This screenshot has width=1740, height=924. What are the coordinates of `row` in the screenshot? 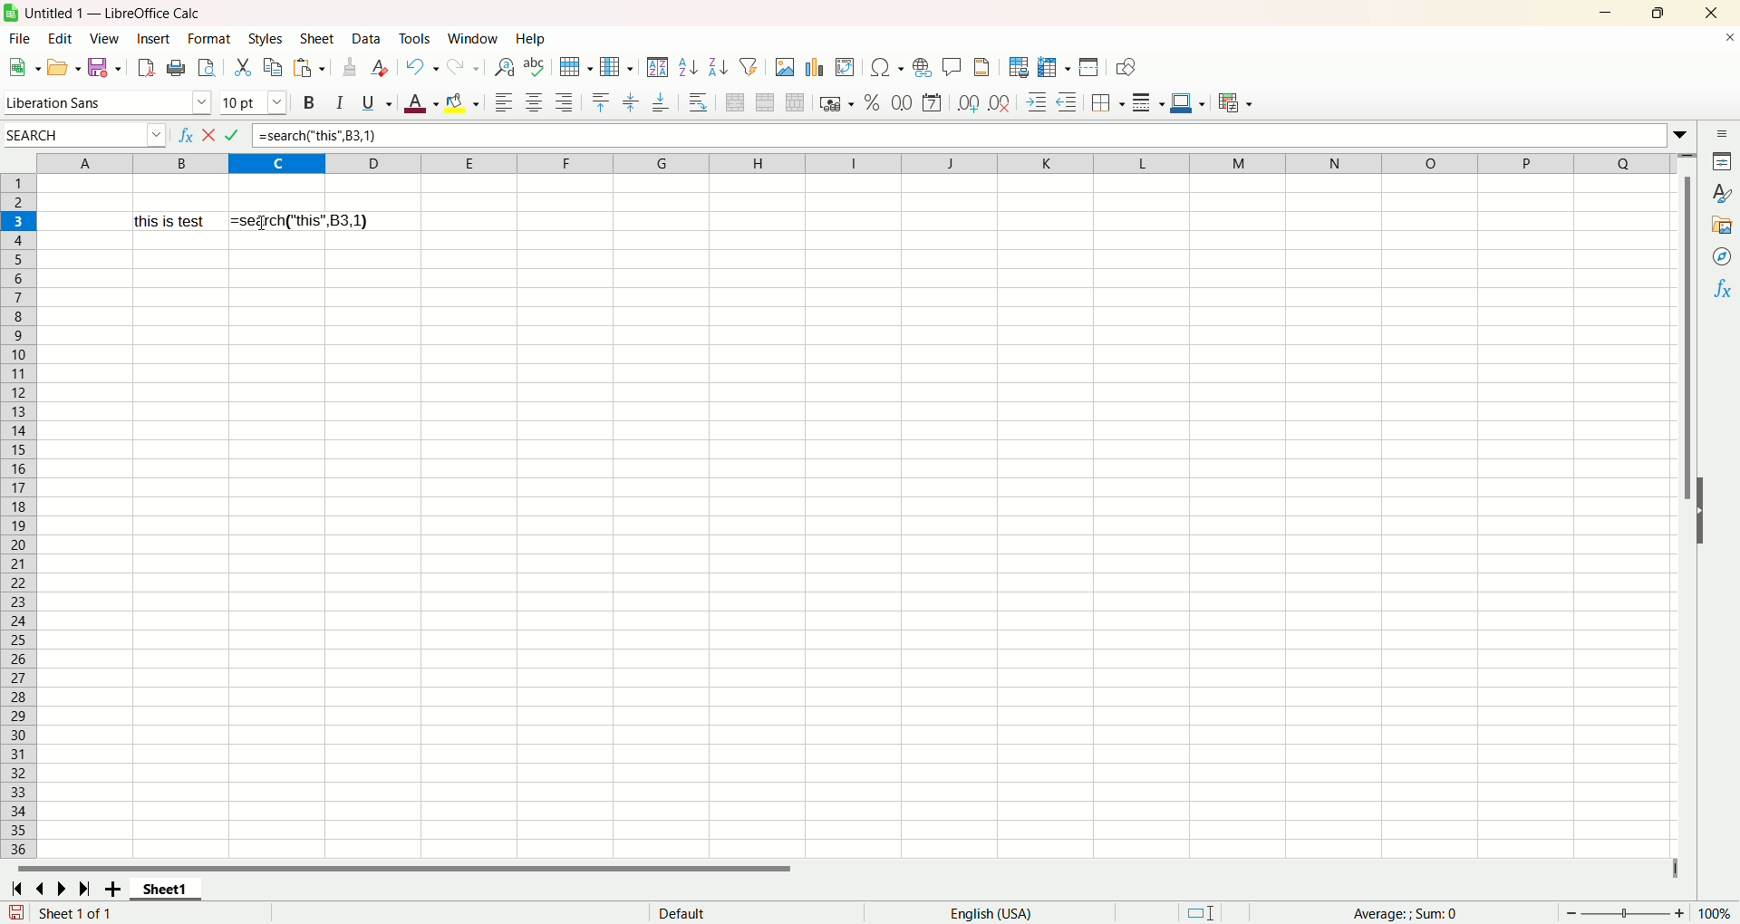 It's located at (574, 68).